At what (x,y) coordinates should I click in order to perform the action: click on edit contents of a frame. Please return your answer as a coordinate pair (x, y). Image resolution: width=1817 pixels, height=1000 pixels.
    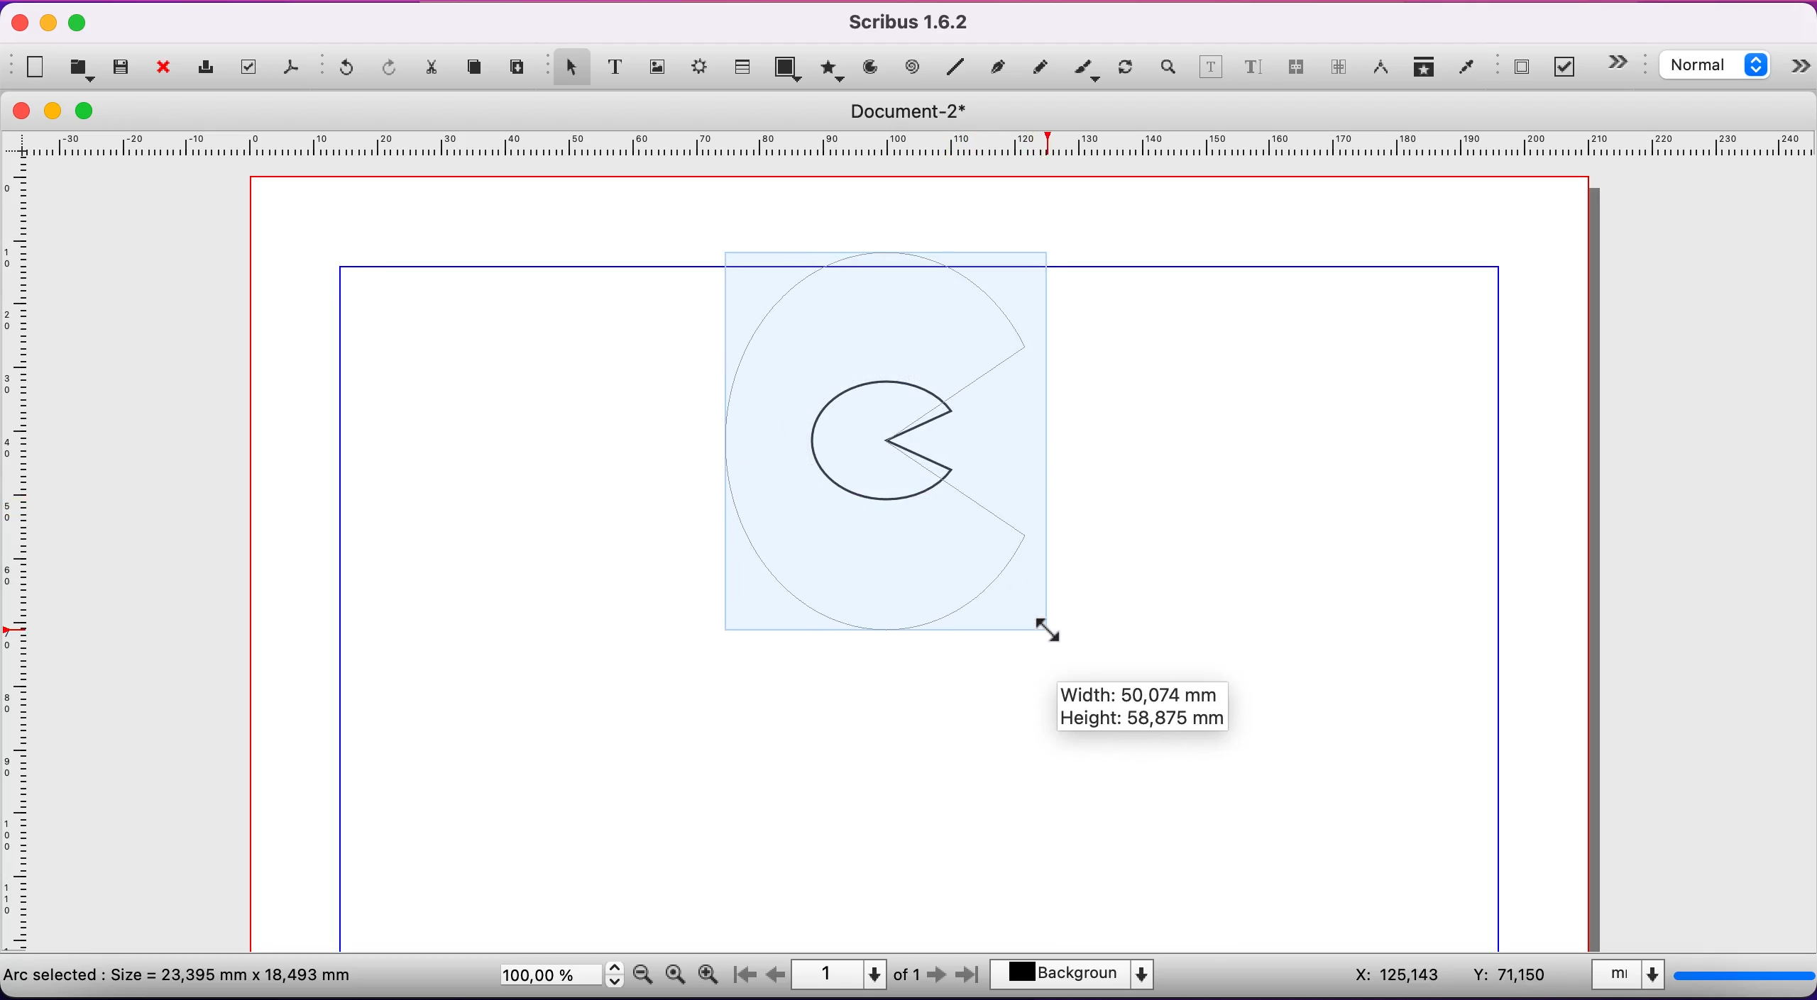
    Looking at the image, I should click on (1211, 70).